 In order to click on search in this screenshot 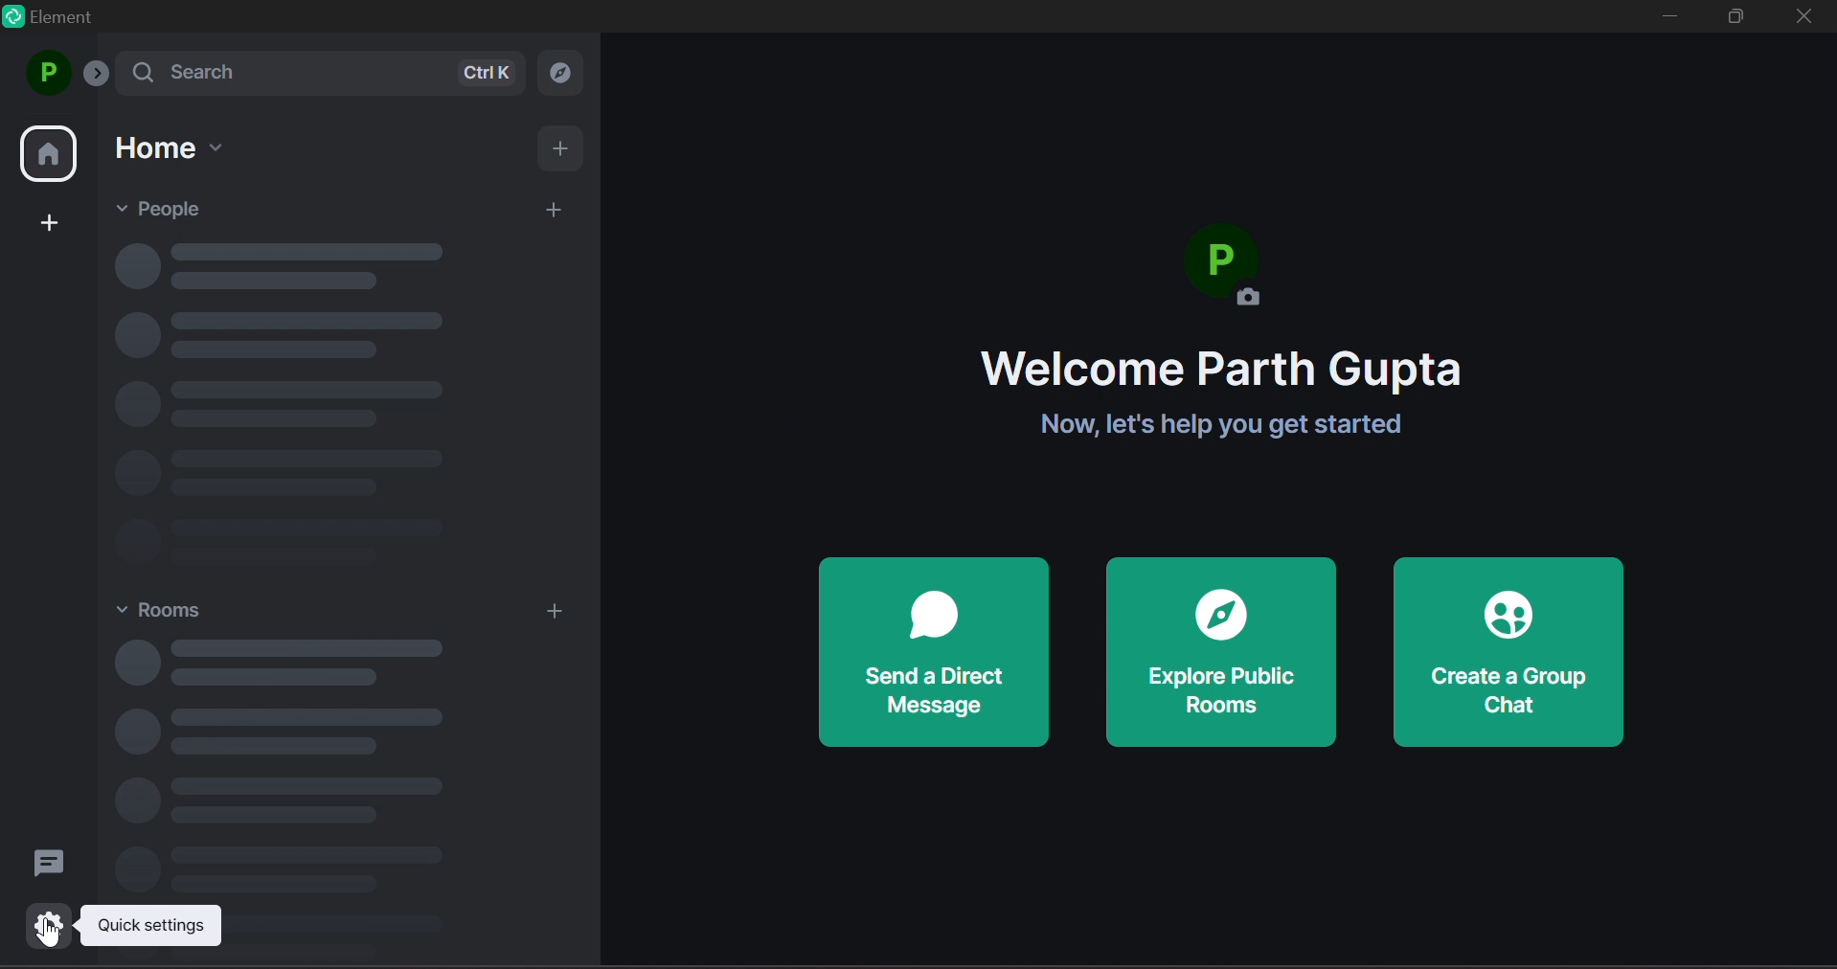, I will do `click(568, 71)`.